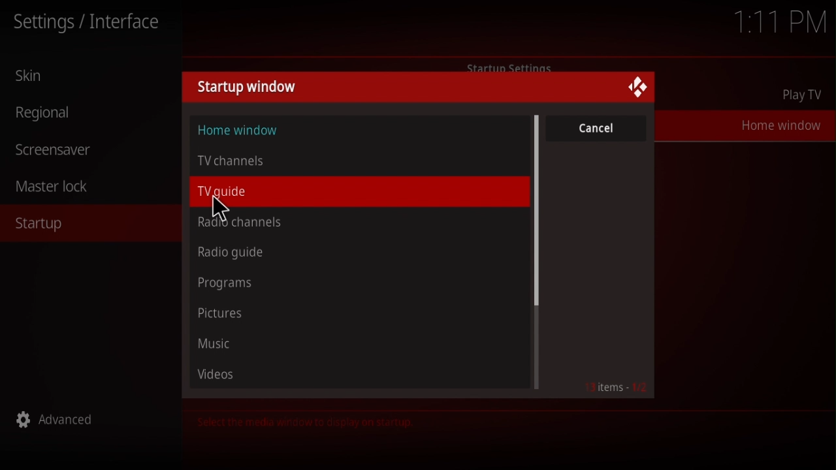 This screenshot has height=470, width=836. What do you see at coordinates (777, 123) in the screenshot?
I see `home window` at bounding box center [777, 123].